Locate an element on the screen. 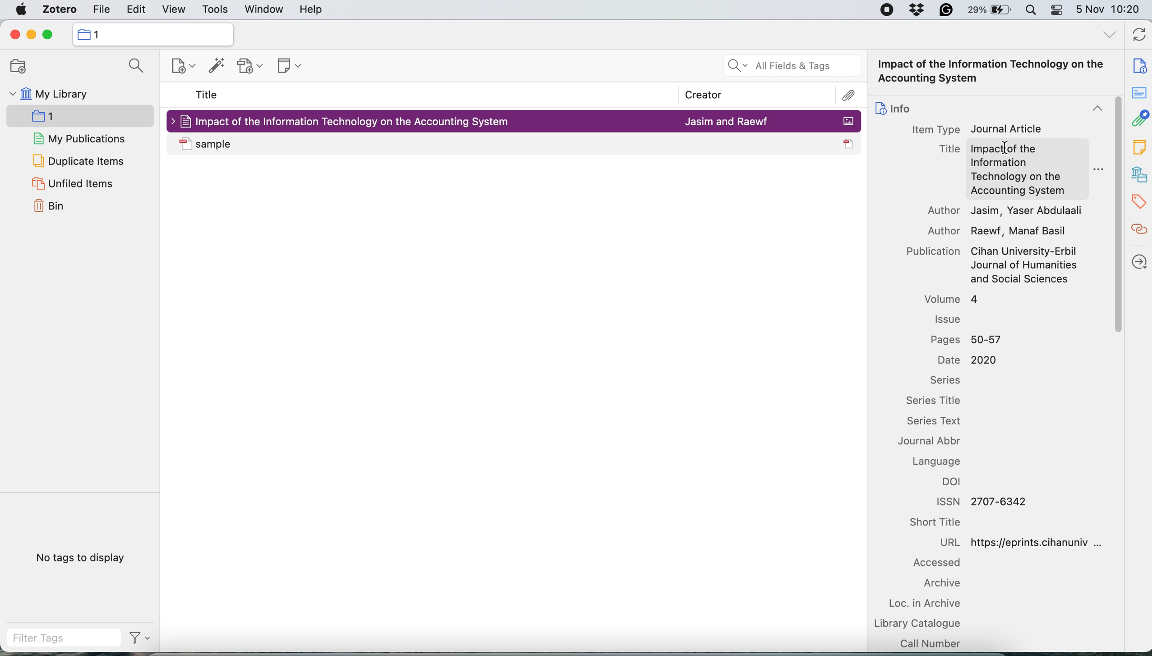  collection is located at coordinates (99, 35).